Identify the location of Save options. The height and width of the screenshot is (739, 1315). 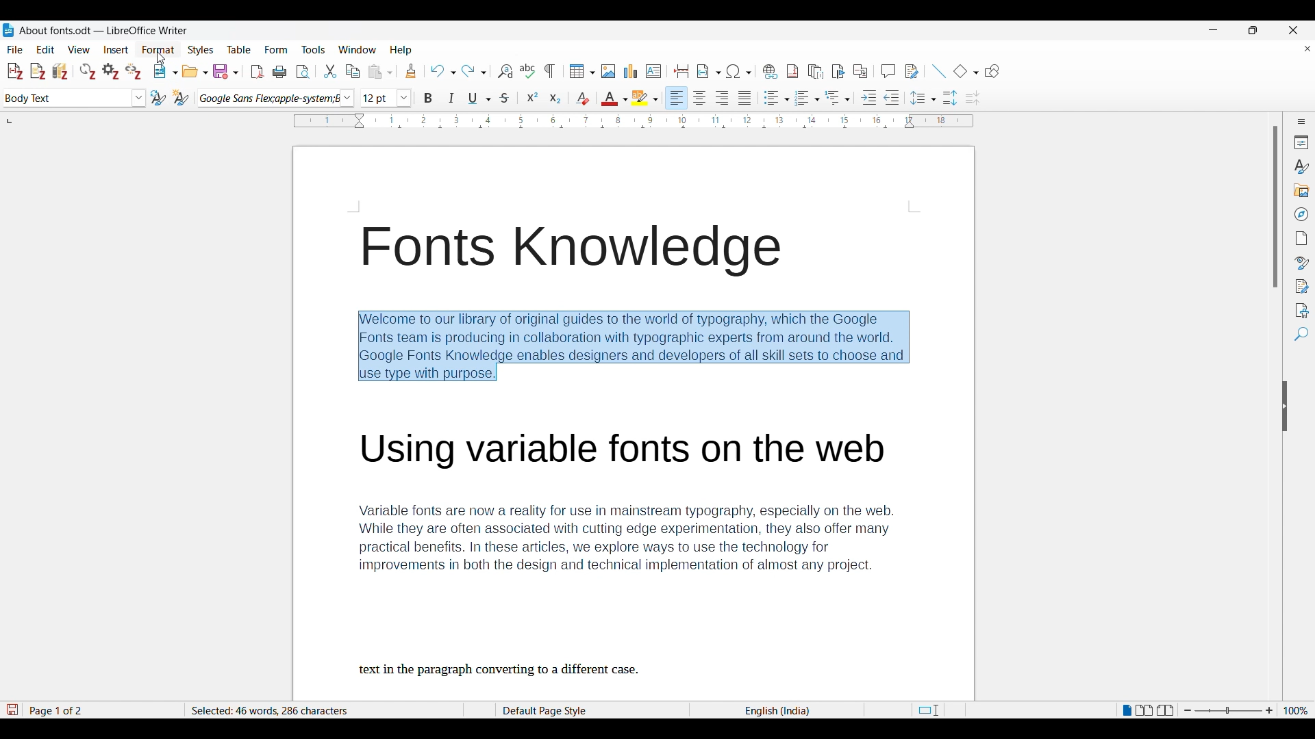
(225, 72).